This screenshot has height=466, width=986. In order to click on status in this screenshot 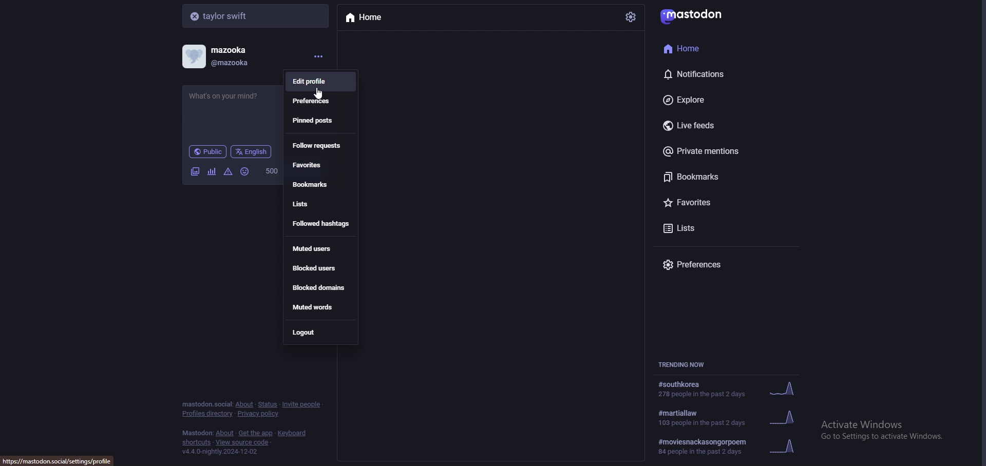, I will do `click(268, 404)`.